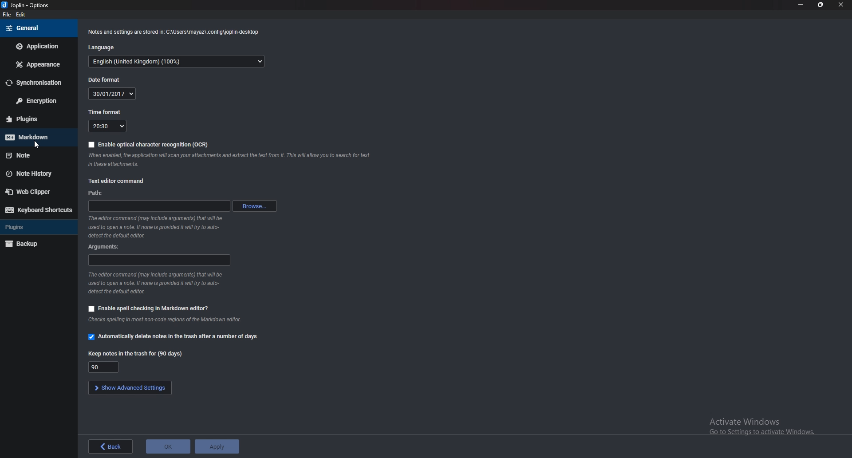 Image resolution: width=852 pixels, height=458 pixels. What do you see at coordinates (37, 100) in the screenshot?
I see `encryption` at bounding box center [37, 100].